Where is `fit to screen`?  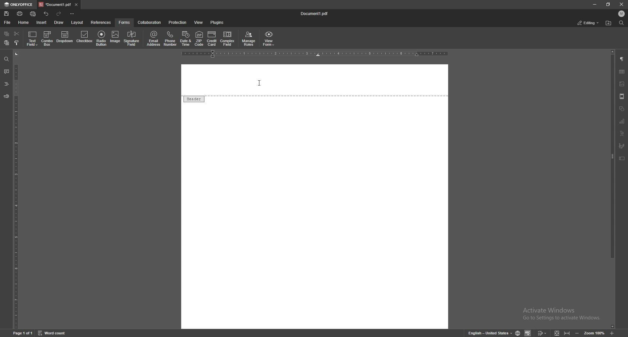 fit to screen is located at coordinates (557, 333).